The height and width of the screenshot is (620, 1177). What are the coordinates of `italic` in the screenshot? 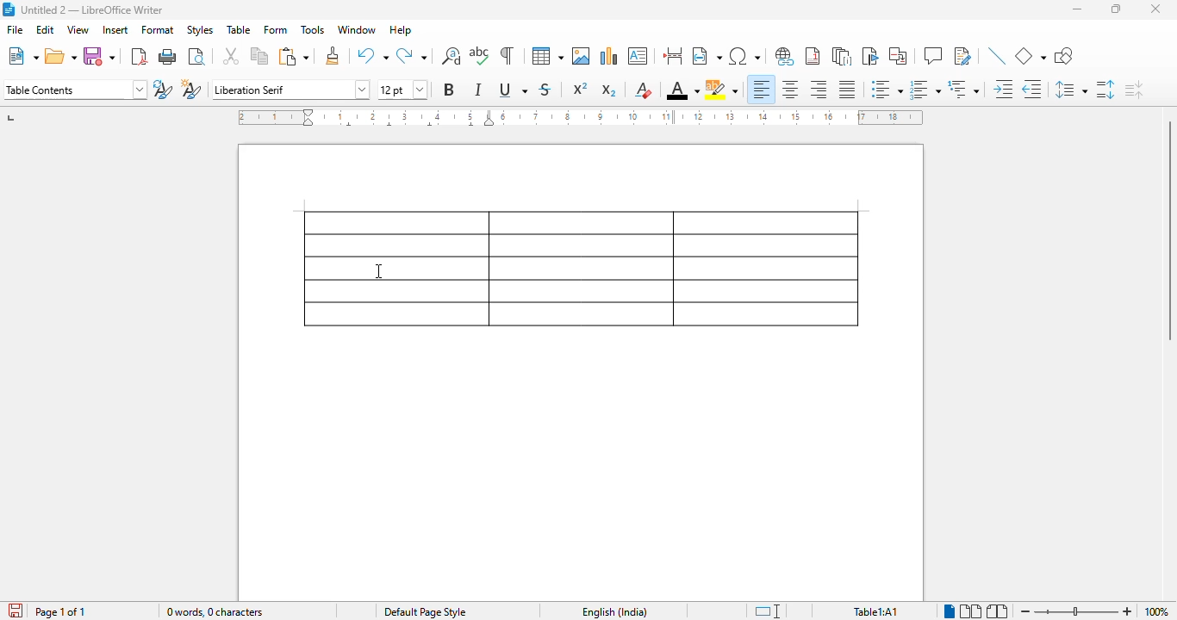 It's located at (480, 90).